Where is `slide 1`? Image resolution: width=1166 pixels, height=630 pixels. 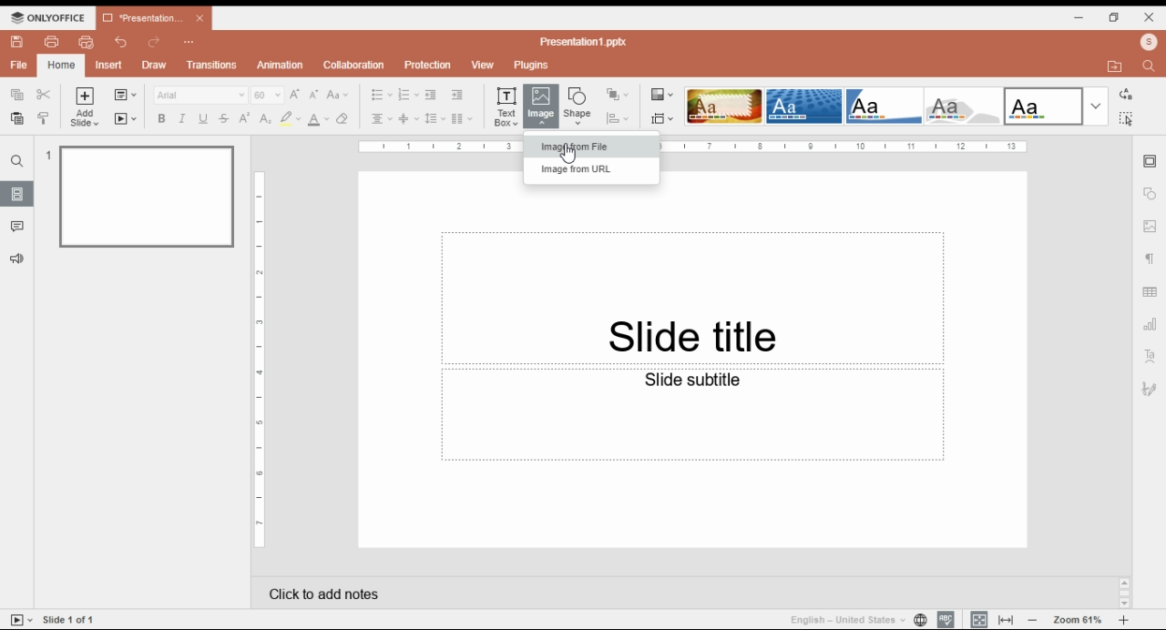 slide 1 is located at coordinates (141, 197).